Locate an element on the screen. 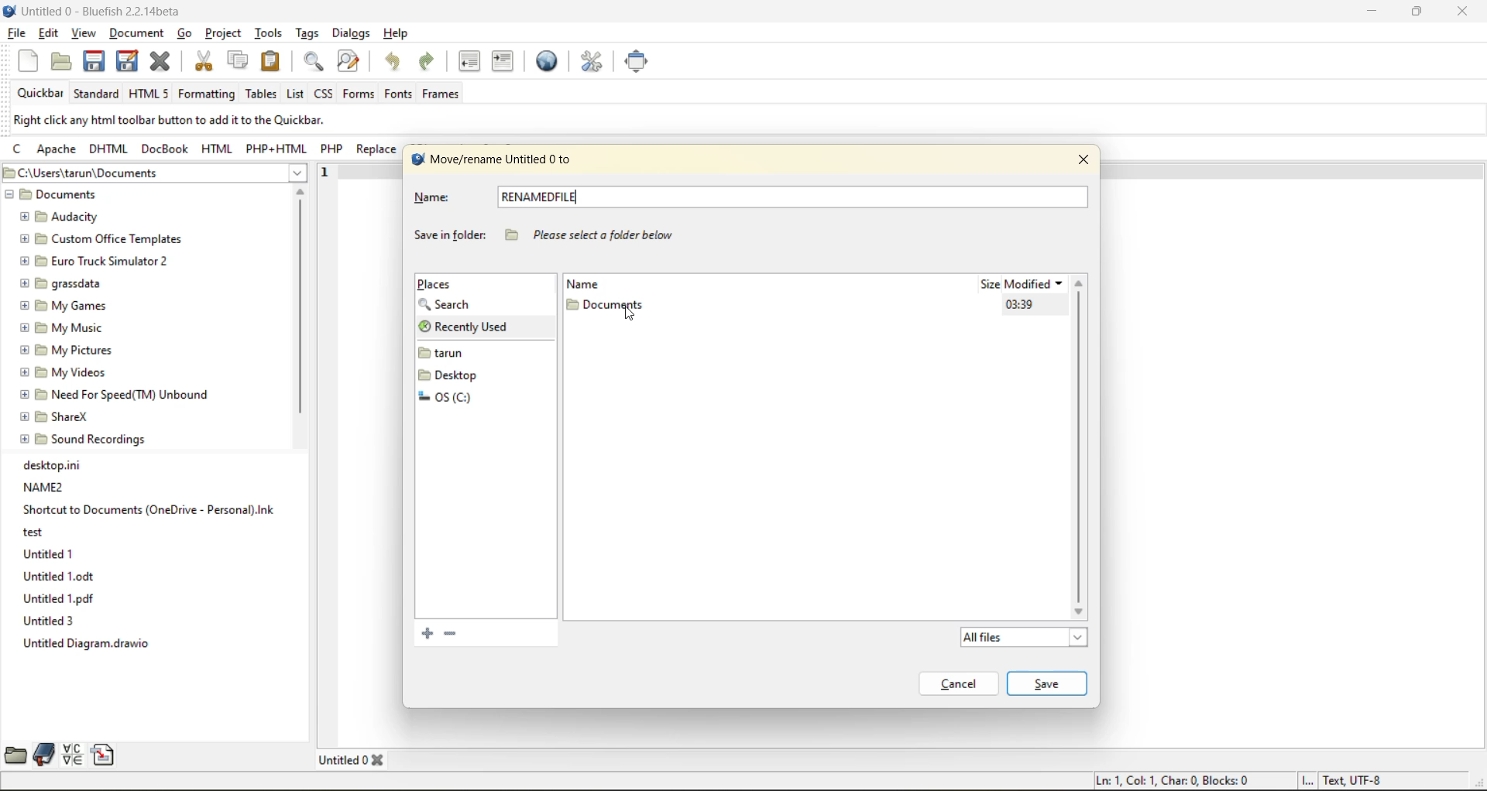 This screenshot has height=791, width=1487. html 5 is located at coordinates (153, 94).